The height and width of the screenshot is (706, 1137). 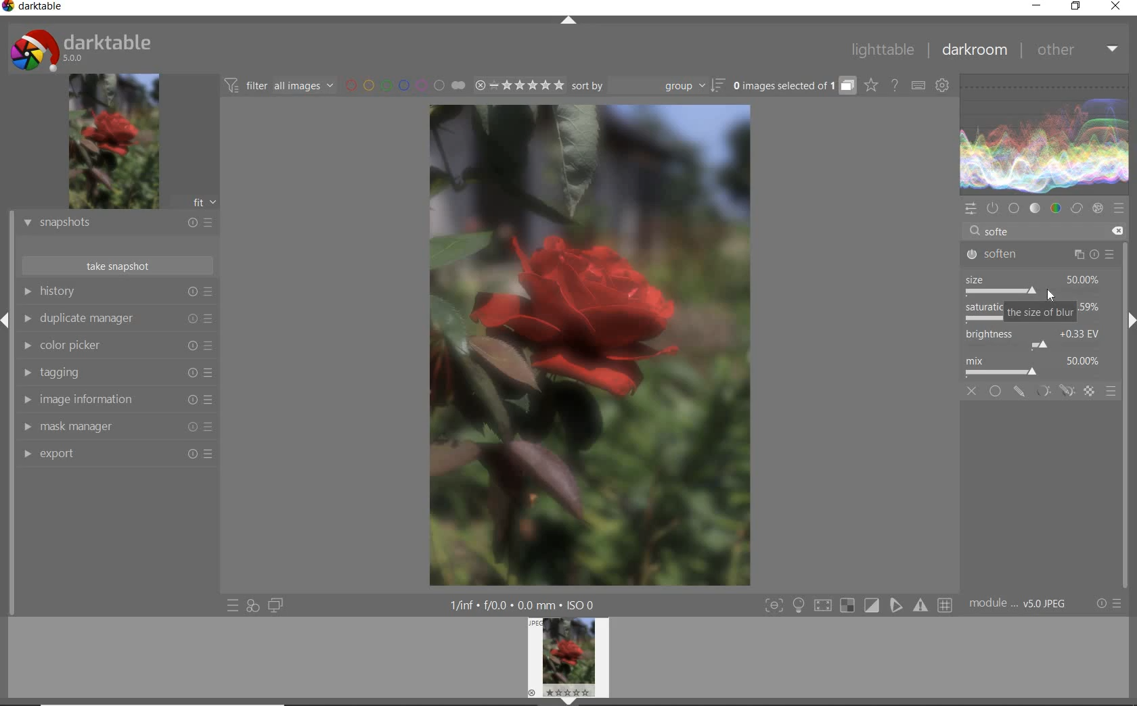 What do you see at coordinates (885, 51) in the screenshot?
I see `lighttable` at bounding box center [885, 51].